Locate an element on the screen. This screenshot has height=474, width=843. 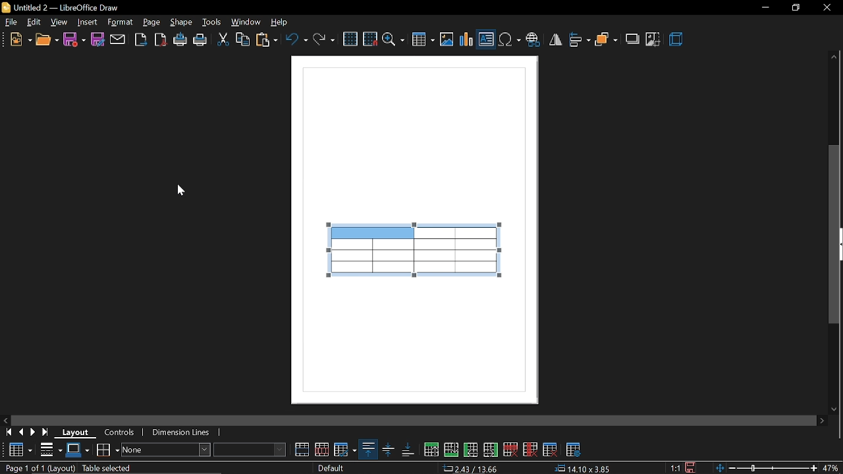
go to last page is located at coordinates (47, 433).